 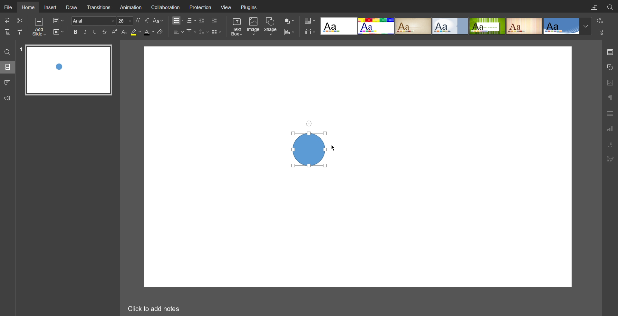 What do you see at coordinates (289, 20) in the screenshot?
I see `Arrangement` at bounding box center [289, 20].